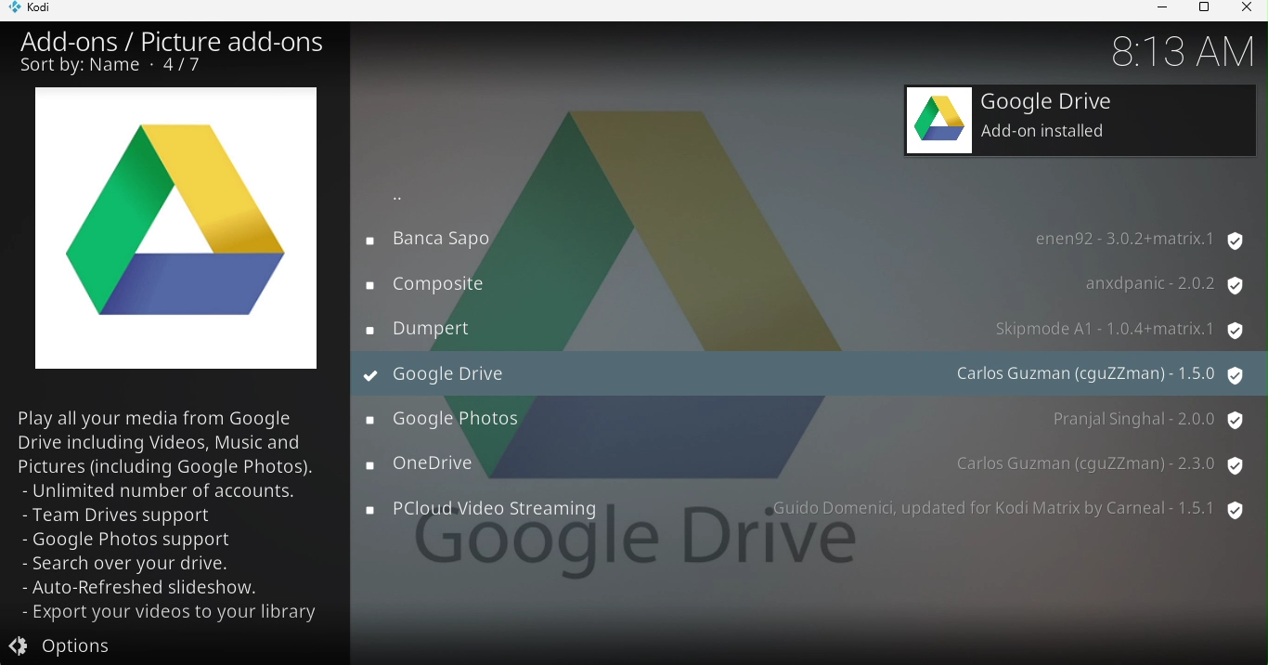 The width and height of the screenshot is (1268, 665). What do you see at coordinates (811, 372) in the screenshot?
I see `Google drive` at bounding box center [811, 372].